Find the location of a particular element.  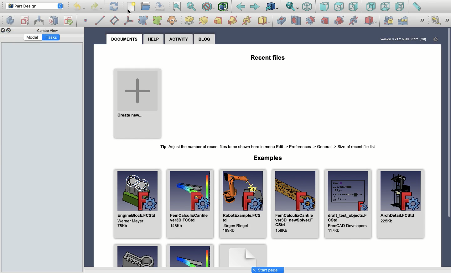

Recent files is located at coordinates (268, 56).